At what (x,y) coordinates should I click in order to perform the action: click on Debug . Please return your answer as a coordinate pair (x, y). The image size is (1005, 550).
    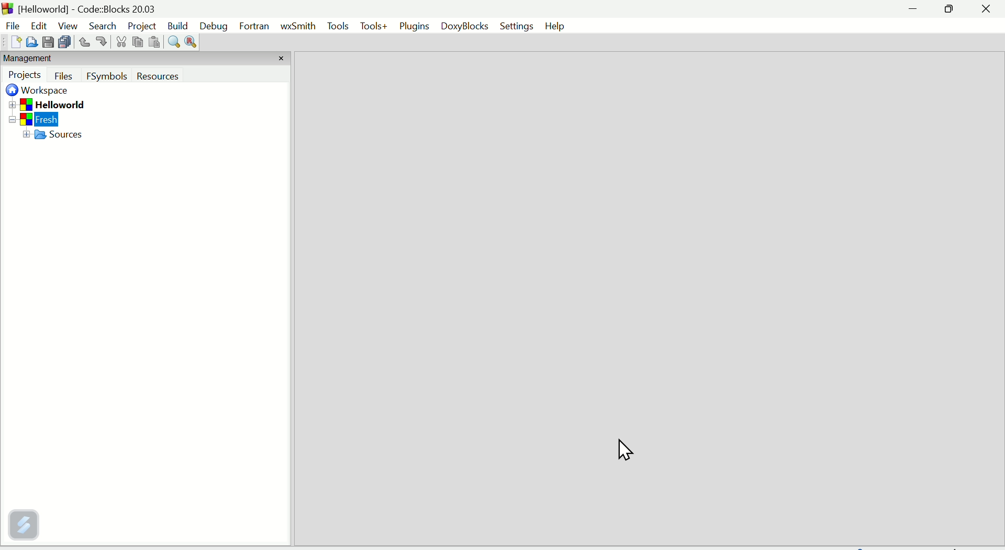
    Looking at the image, I should click on (214, 25).